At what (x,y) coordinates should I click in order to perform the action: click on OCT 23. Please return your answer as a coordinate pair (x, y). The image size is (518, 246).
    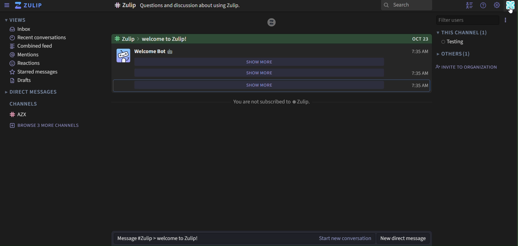
    Looking at the image, I should click on (418, 39).